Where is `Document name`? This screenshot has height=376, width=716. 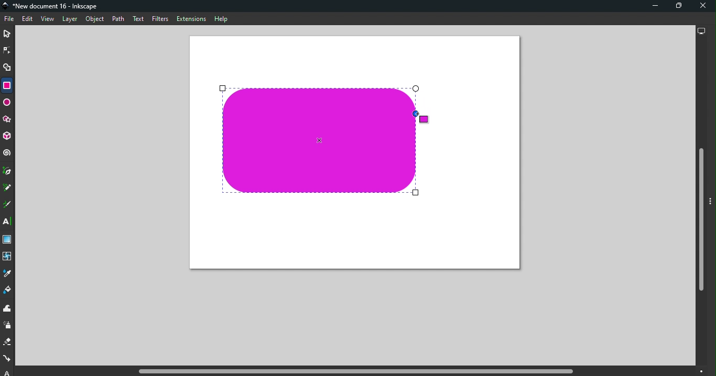
Document name is located at coordinates (52, 6).